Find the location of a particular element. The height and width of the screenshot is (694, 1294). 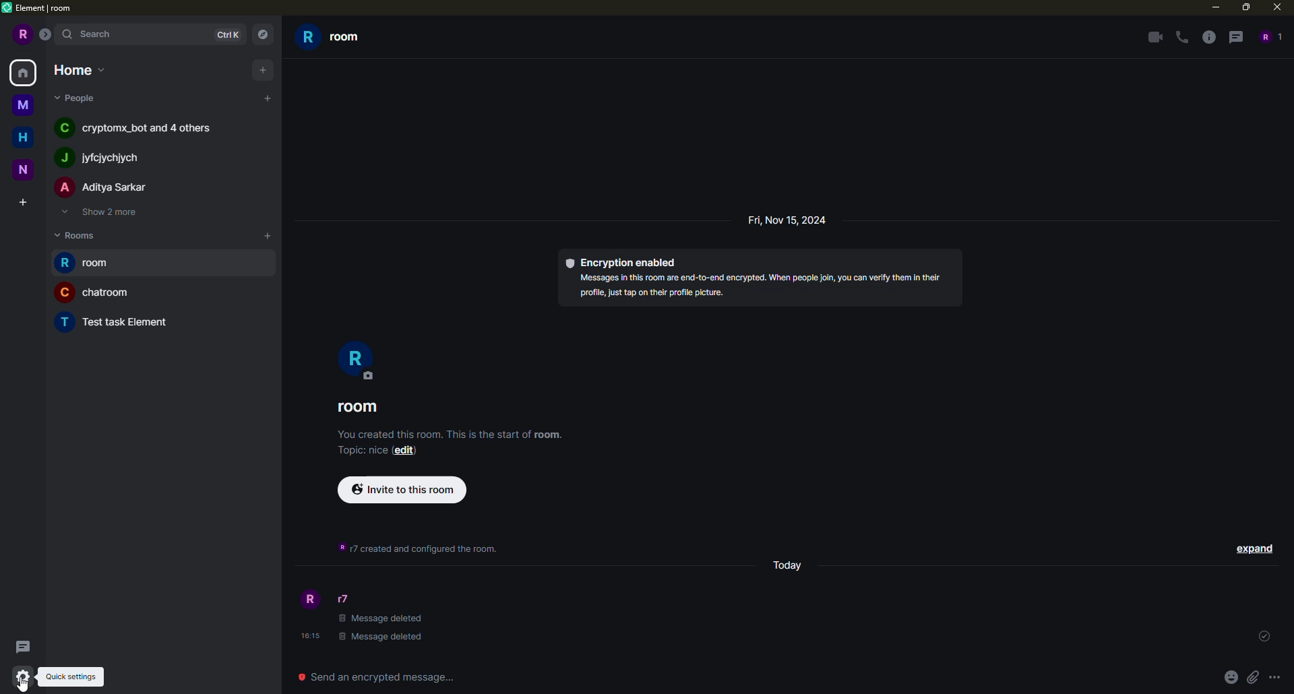

threads is located at coordinates (20, 647).